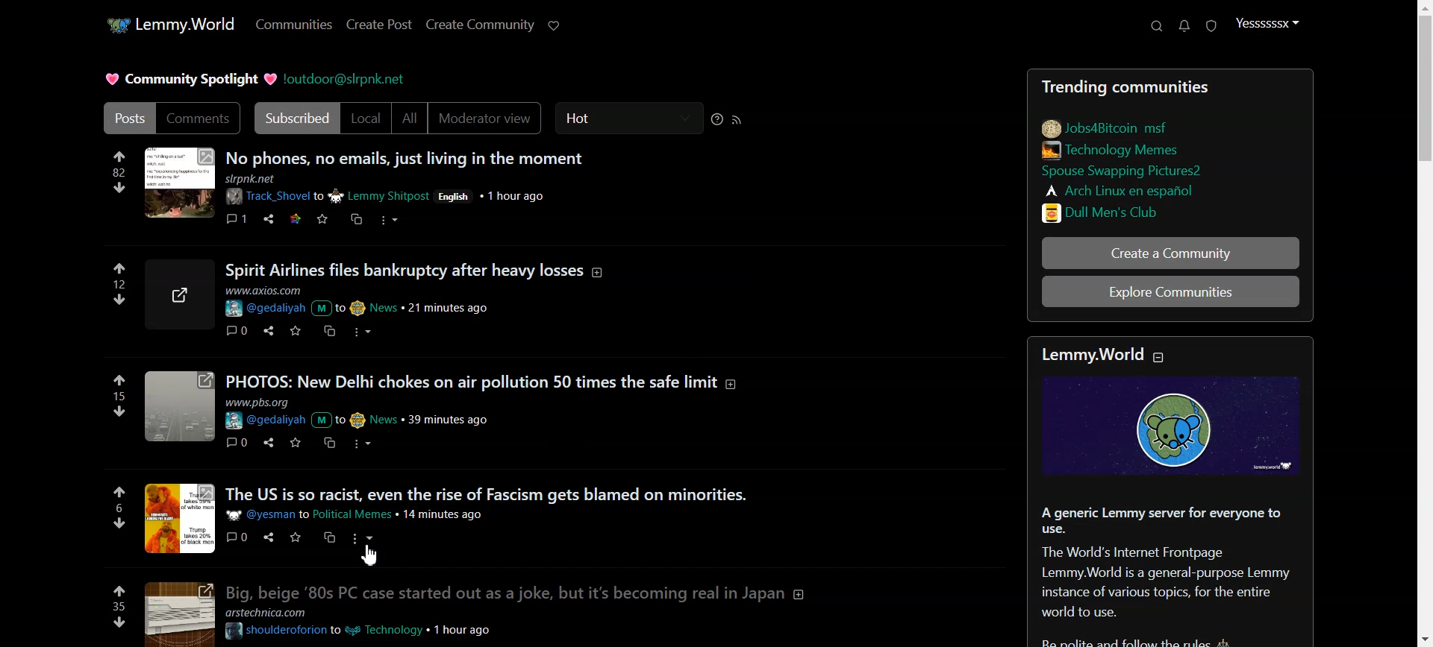 The width and height of the screenshot is (1433, 647). What do you see at coordinates (371, 622) in the screenshot?
I see `post details` at bounding box center [371, 622].